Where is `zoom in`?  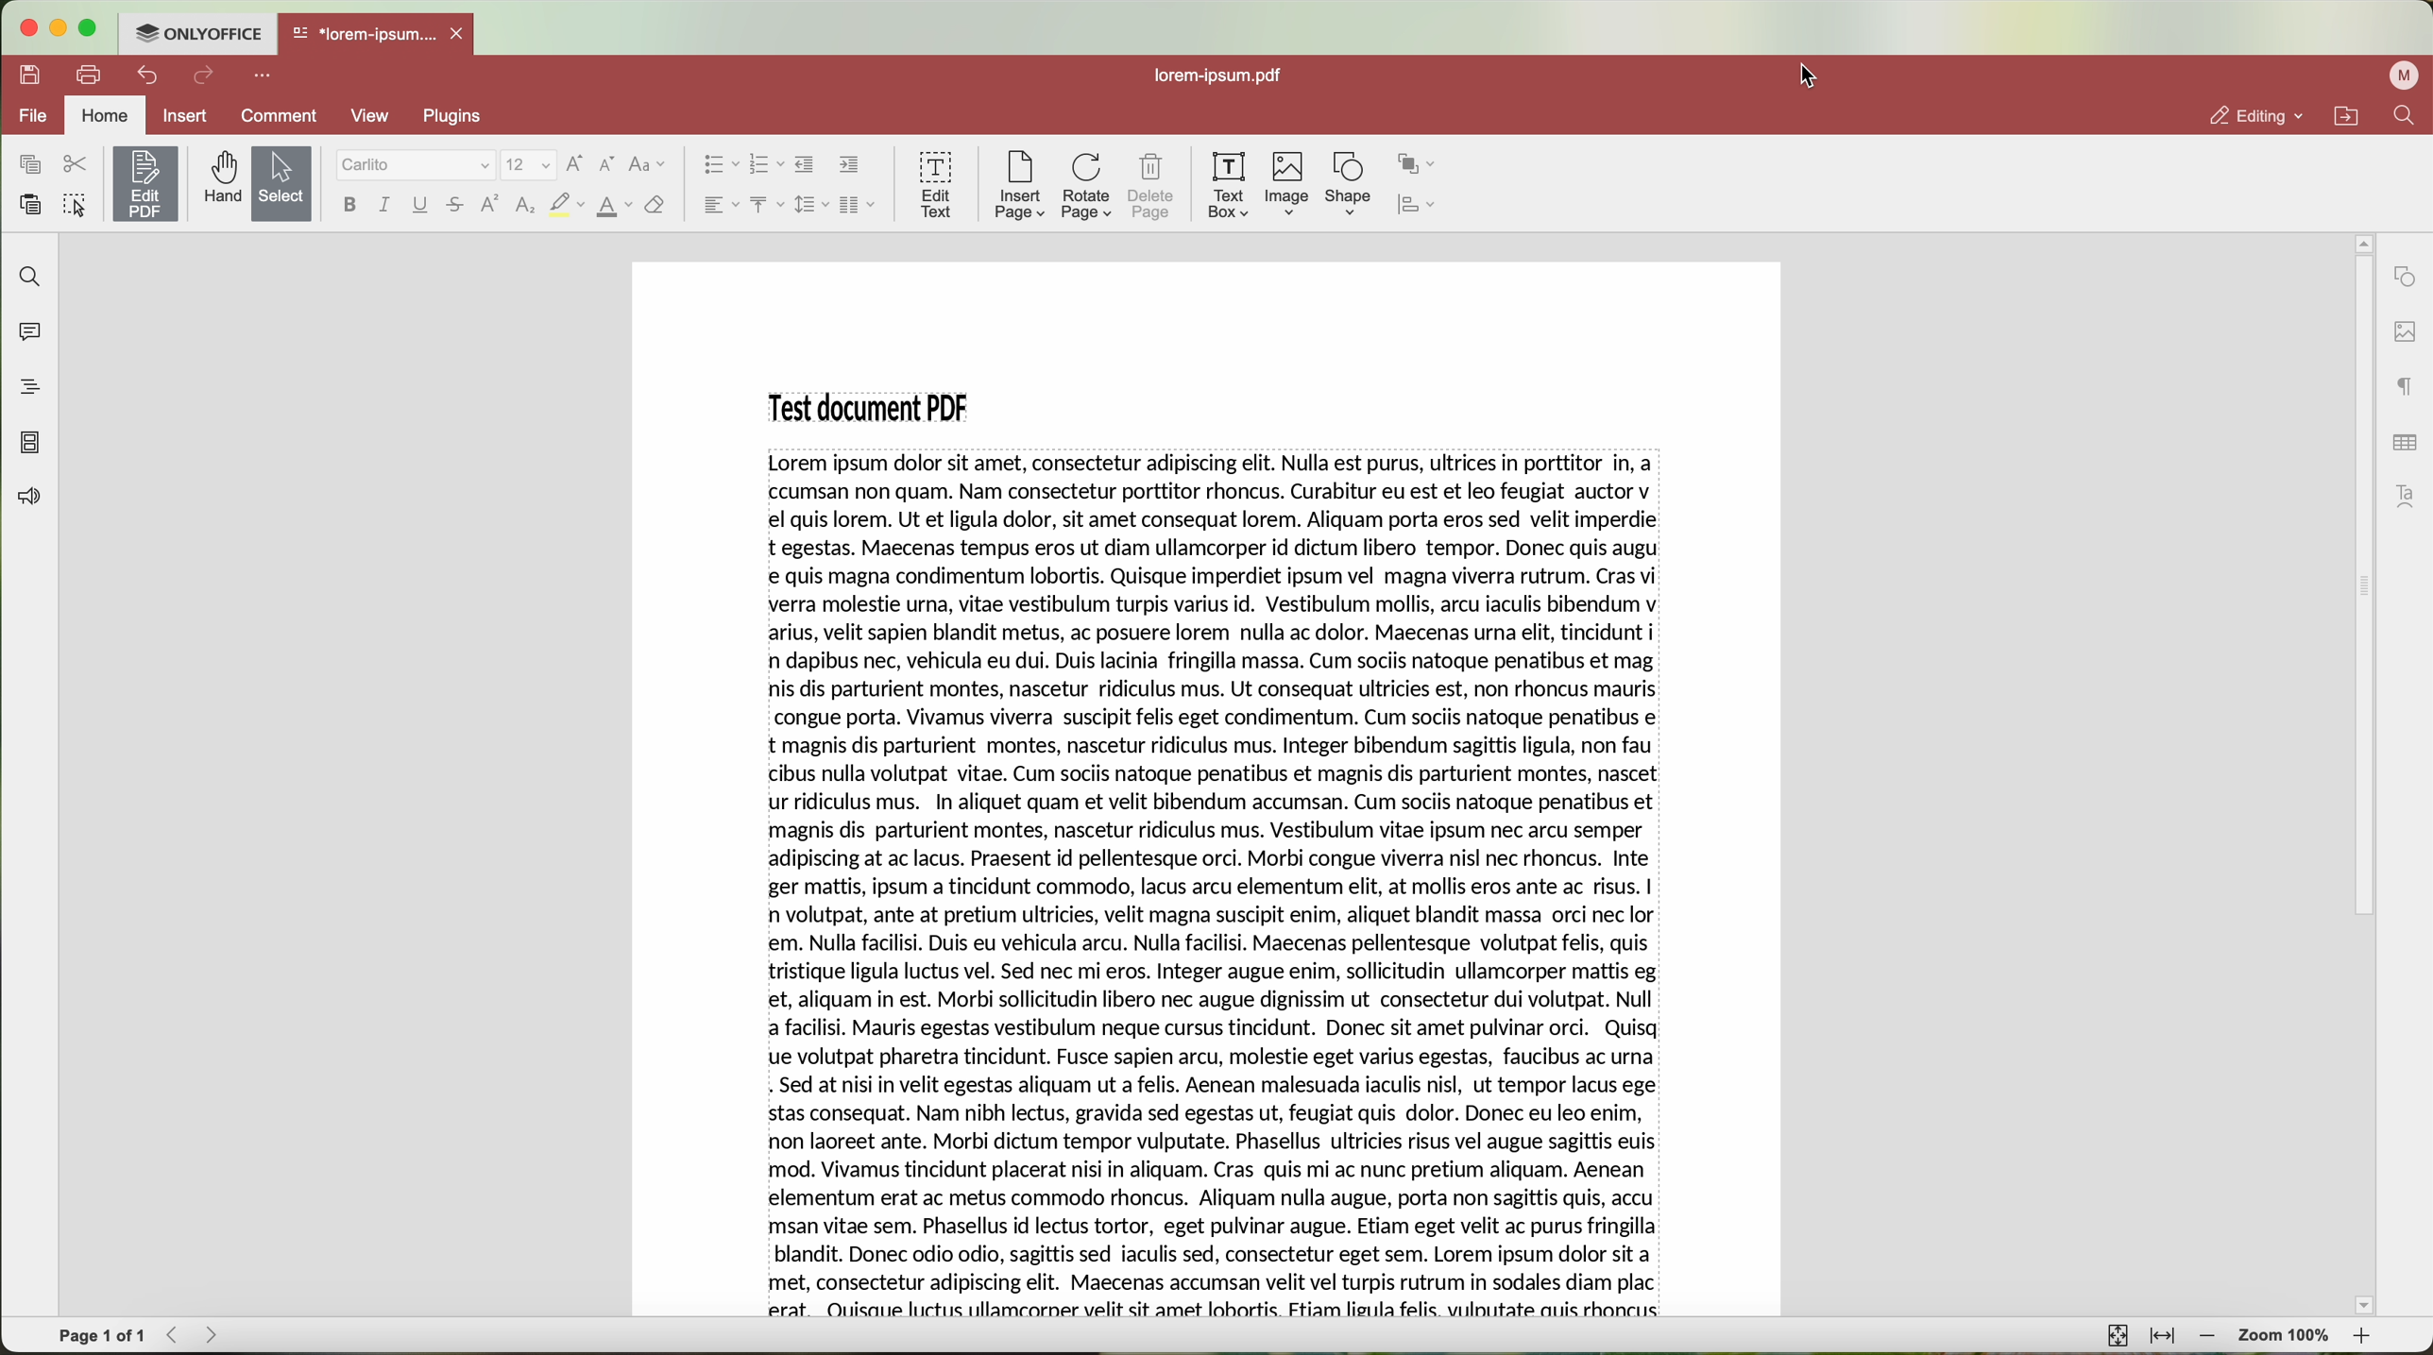 zoom in is located at coordinates (2366, 1335).